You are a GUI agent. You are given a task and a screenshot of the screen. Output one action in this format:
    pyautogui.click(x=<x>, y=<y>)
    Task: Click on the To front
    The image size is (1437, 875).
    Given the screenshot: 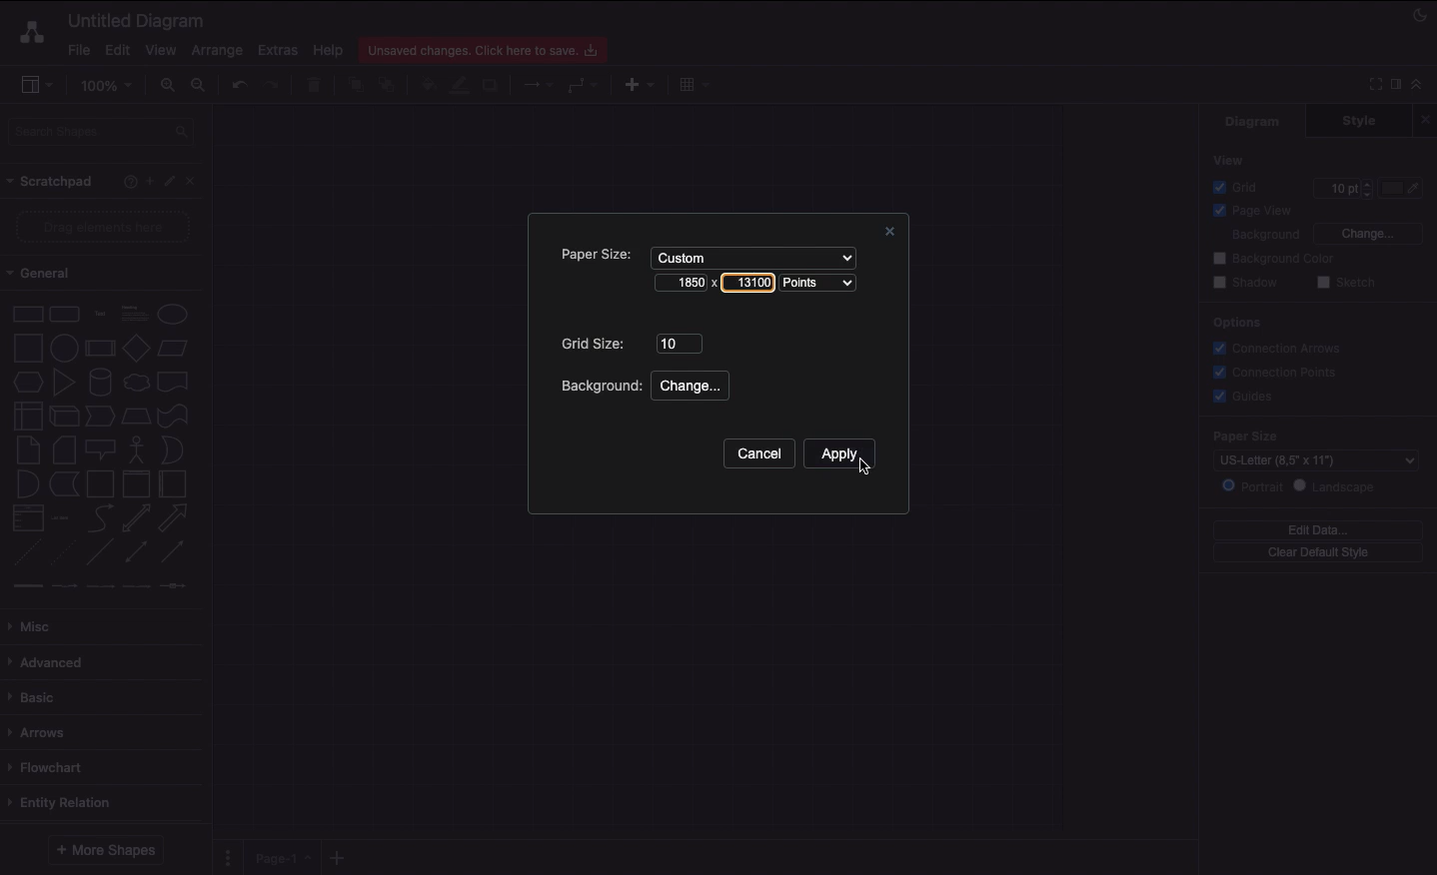 What is the action you would take?
    pyautogui.click(x=355, y=85)
    